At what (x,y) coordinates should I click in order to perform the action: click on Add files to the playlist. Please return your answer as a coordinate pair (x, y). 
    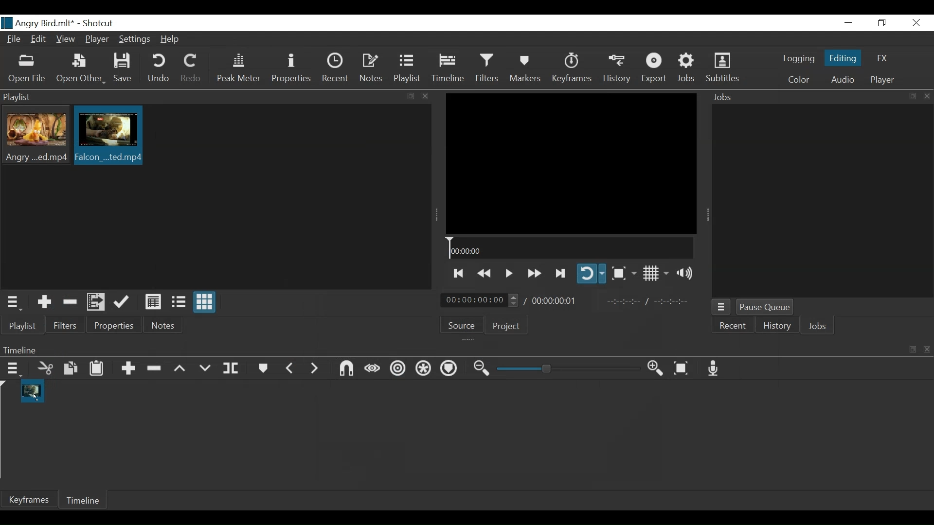
    Looking at the image, I should click on (97, 301).